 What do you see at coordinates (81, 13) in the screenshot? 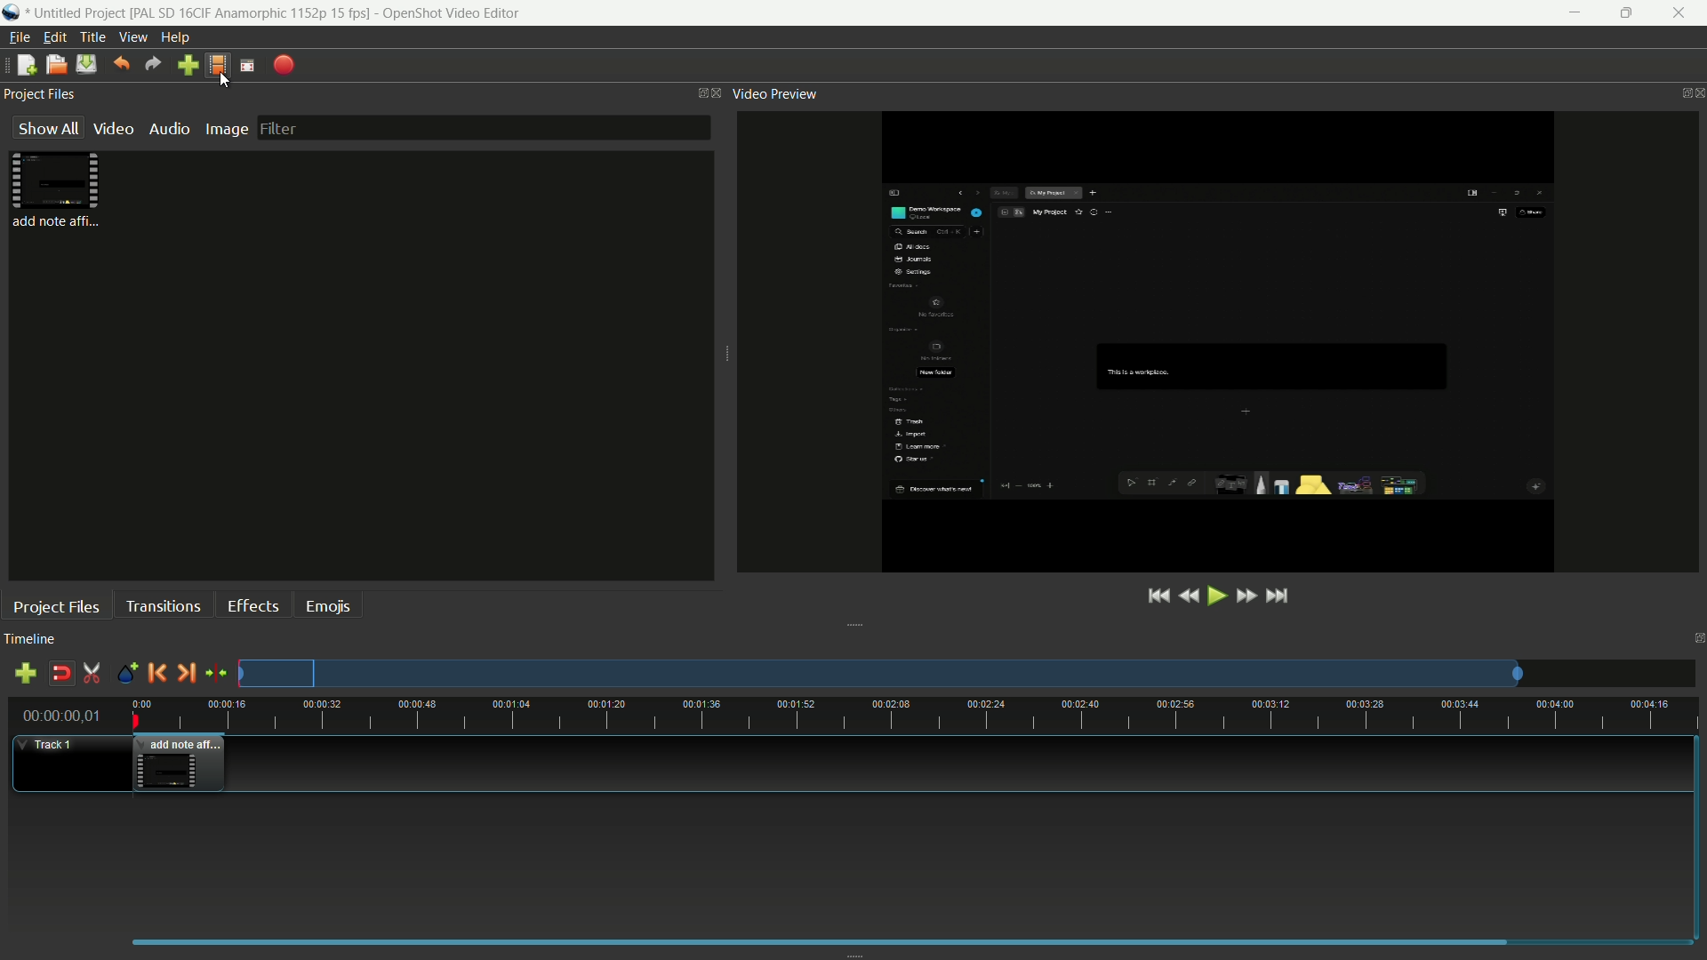
I see `project name` at bounding box center [81, 13].